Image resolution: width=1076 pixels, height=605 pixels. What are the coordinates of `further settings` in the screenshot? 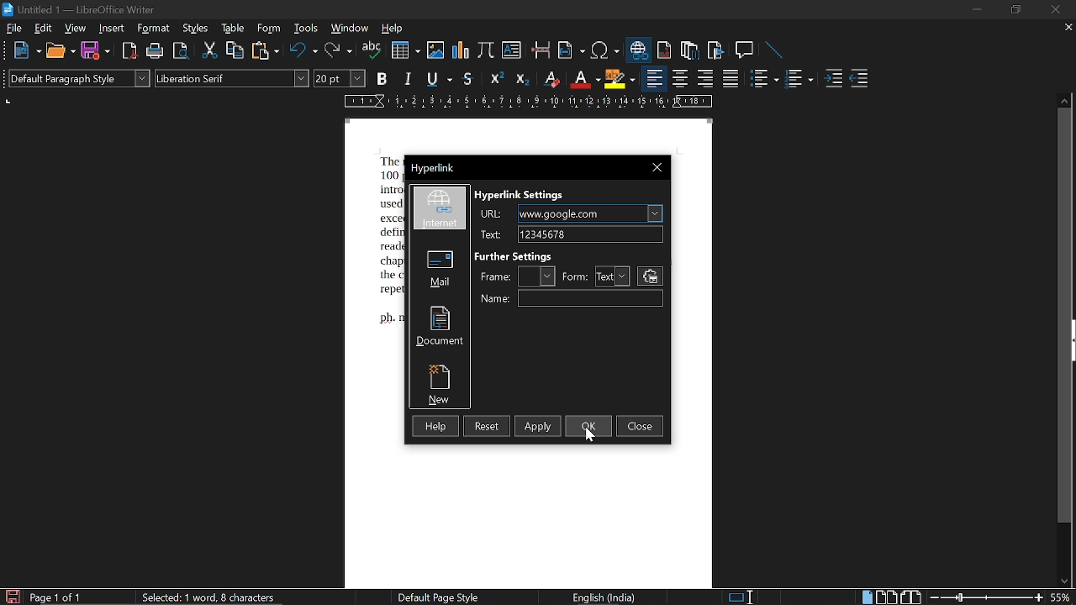 It's located at (518, 255).